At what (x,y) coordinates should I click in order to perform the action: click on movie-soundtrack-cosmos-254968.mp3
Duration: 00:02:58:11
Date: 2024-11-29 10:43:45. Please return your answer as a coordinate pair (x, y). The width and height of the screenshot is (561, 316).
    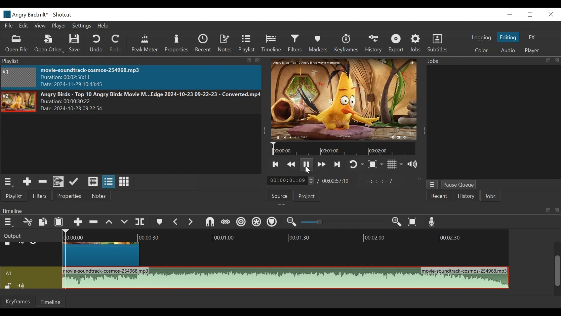
    Looking at the image, I should click on (103, 78).